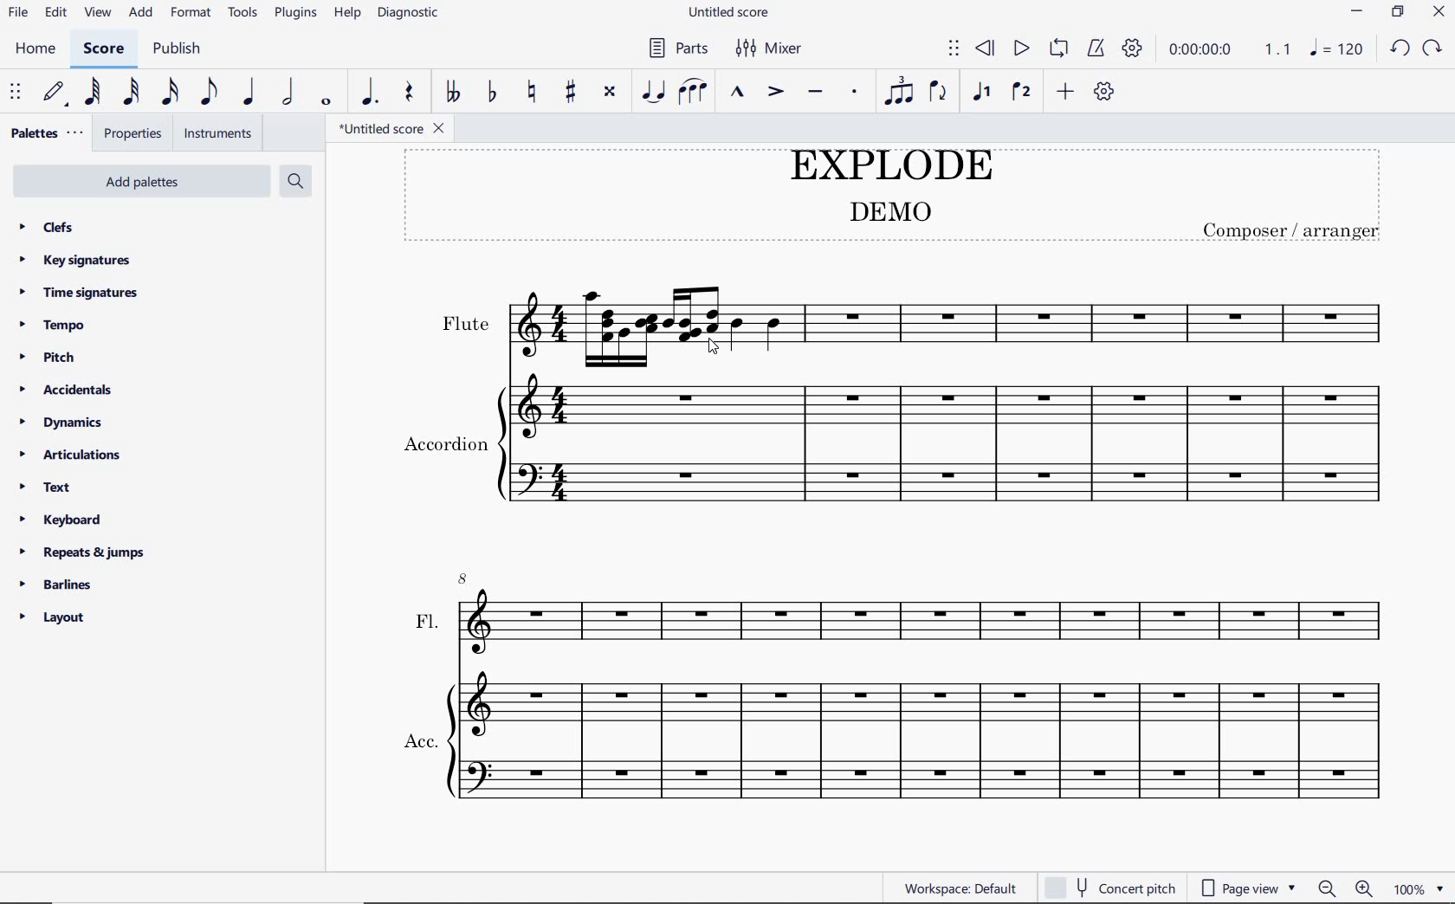 The width and height of the screenshot is (1455, 904). Describe the element at coordinates (55, 13) in the screenshot. I see `edit` at that location.